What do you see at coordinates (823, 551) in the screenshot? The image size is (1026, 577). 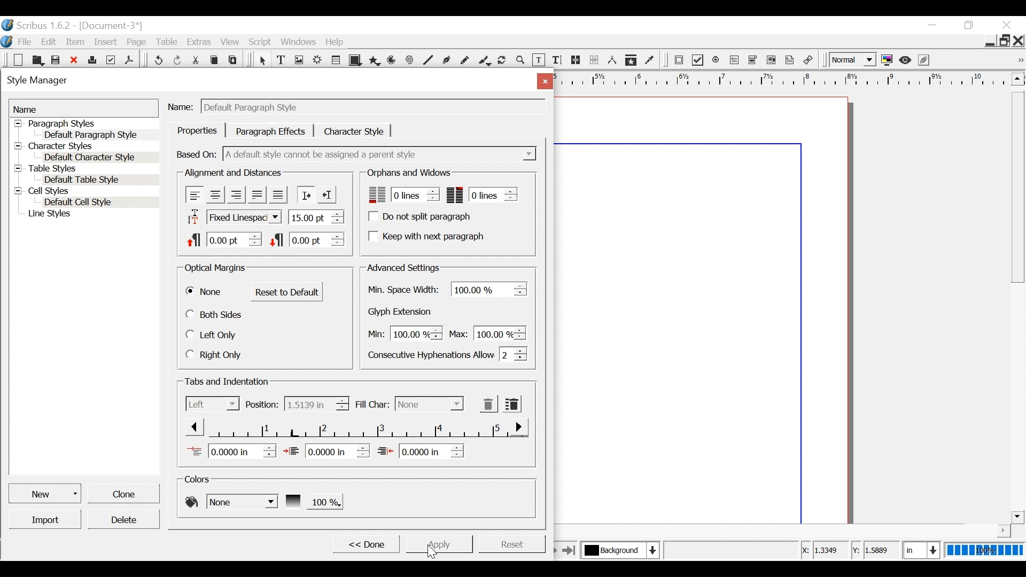 I see `X Coordinates` at bounding box center [823, 551].